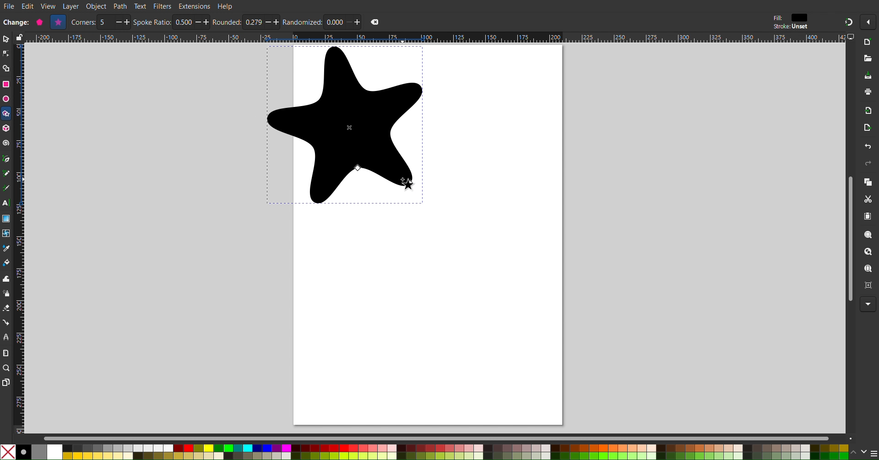  Describe the element at coordinates (870, 200) in the screenshot. I see `Cut` at that location.